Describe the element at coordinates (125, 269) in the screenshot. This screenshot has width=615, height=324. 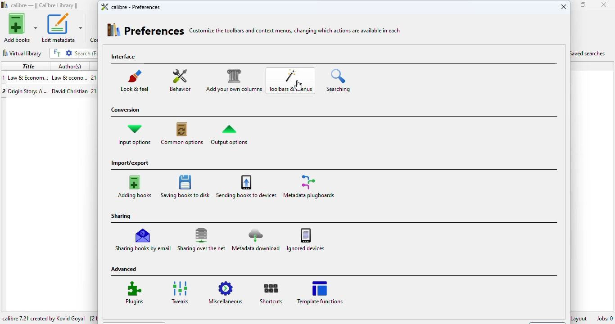
I see `advanced` at that location.